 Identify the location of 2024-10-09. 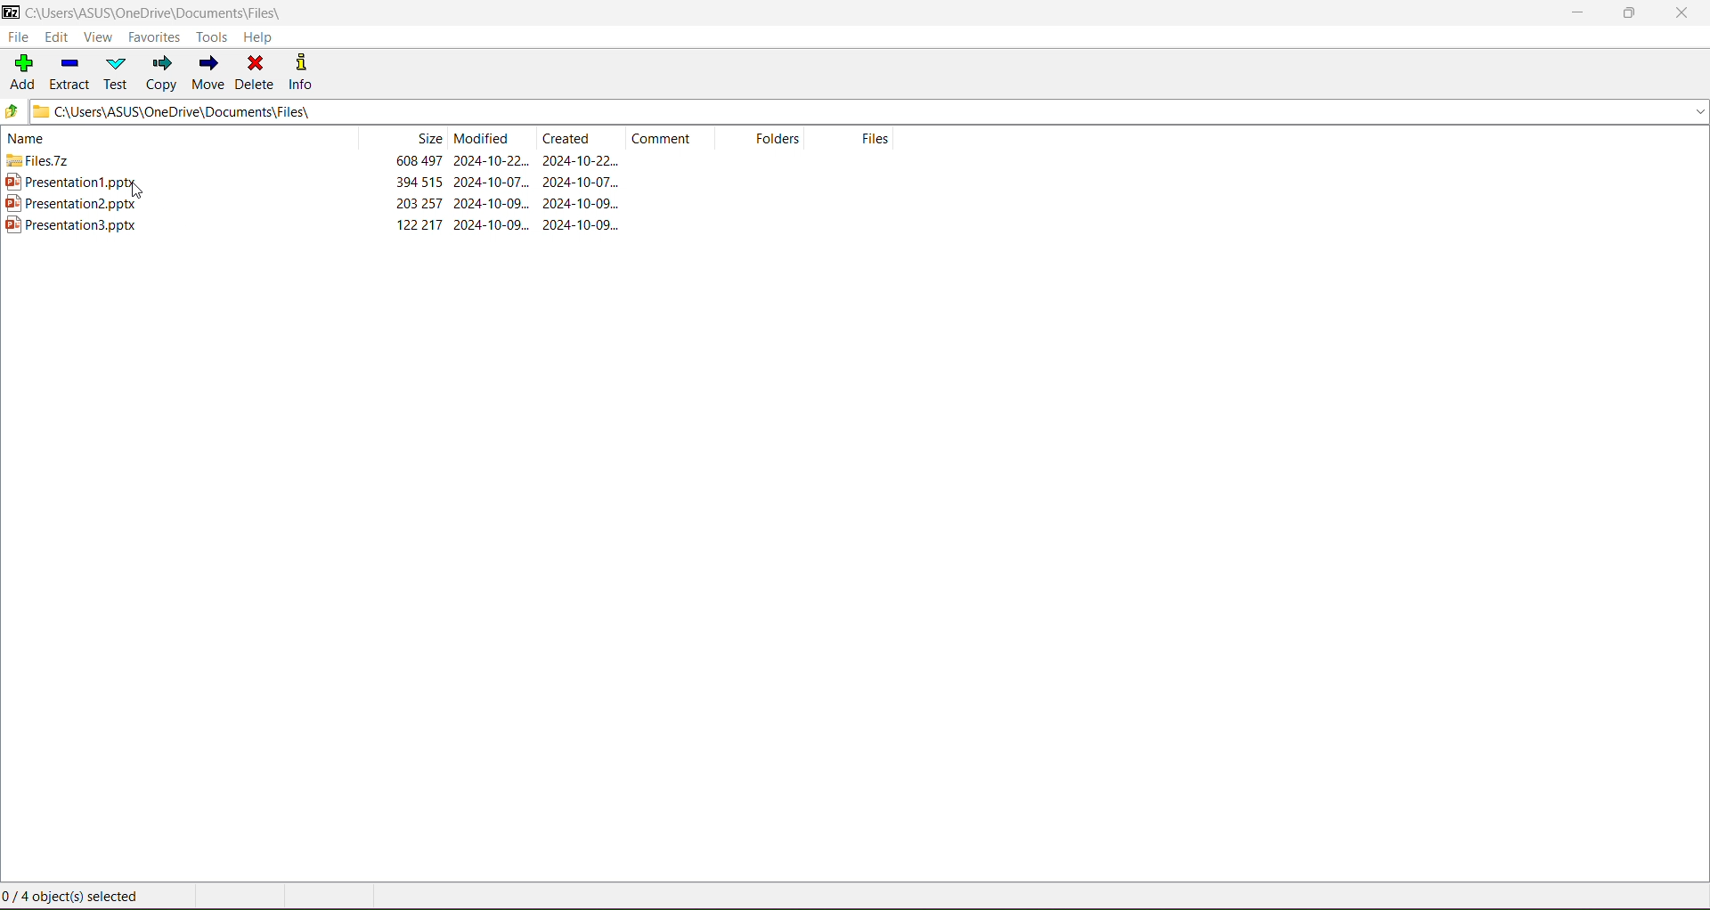
(491, 224).